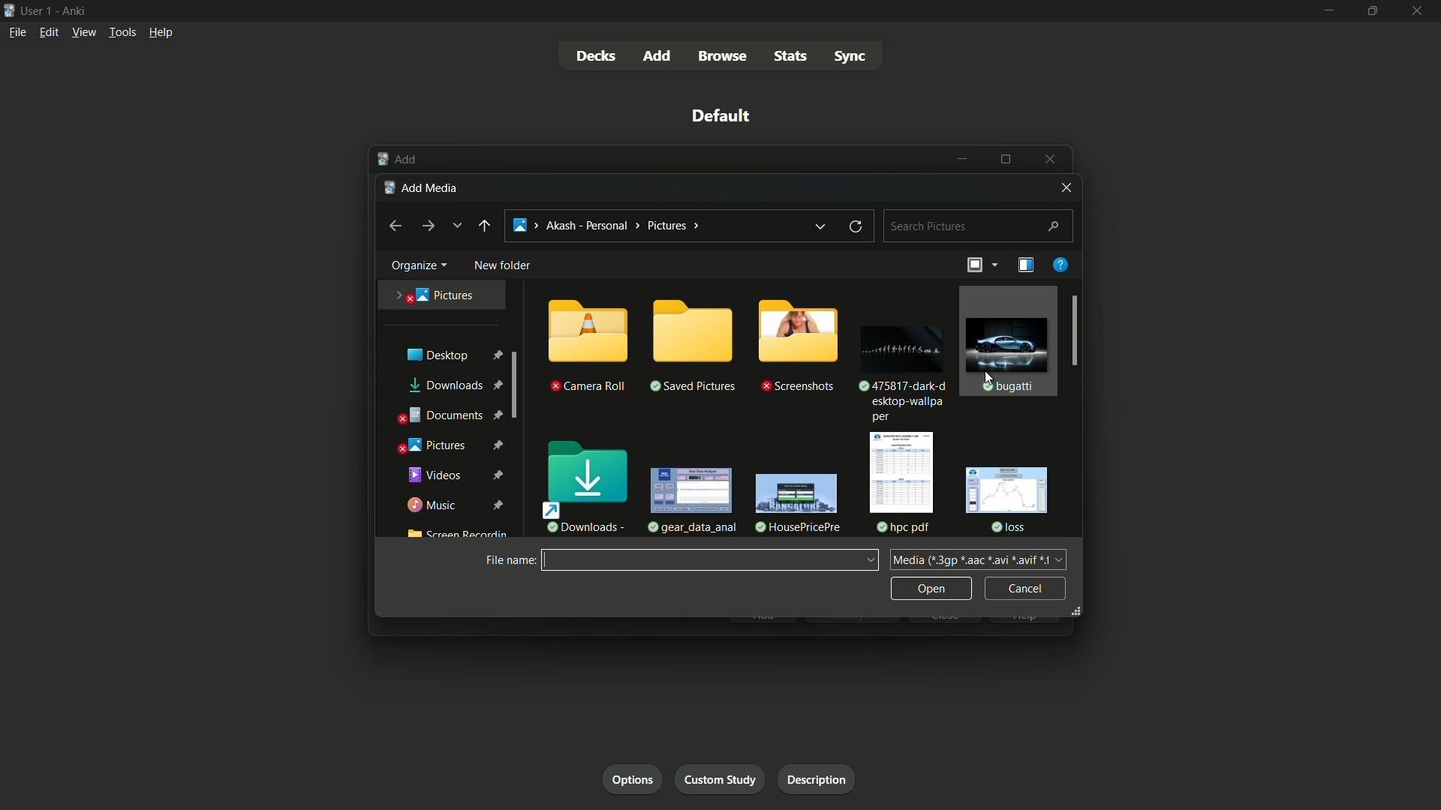 This screenshot has width=1441, height=810. I want to click on refresh, so click(855, 227).